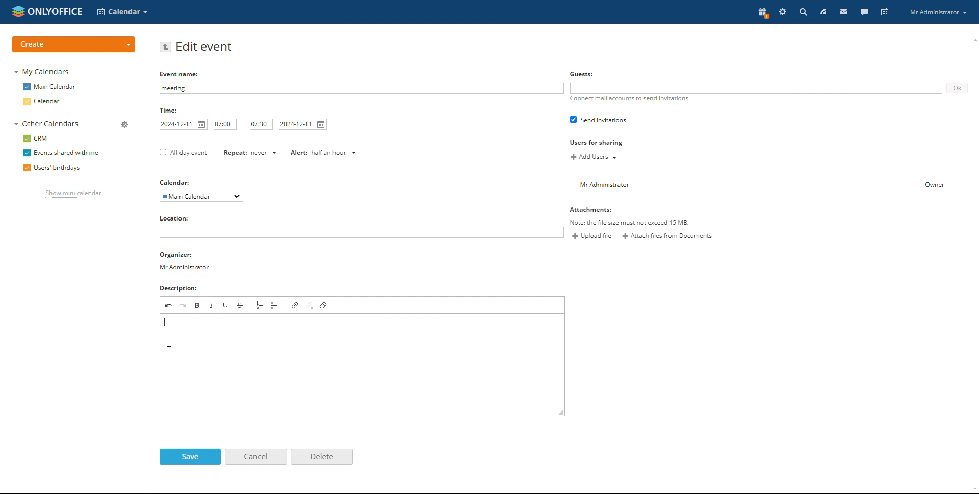  I want to click on link, so click(295, 305).